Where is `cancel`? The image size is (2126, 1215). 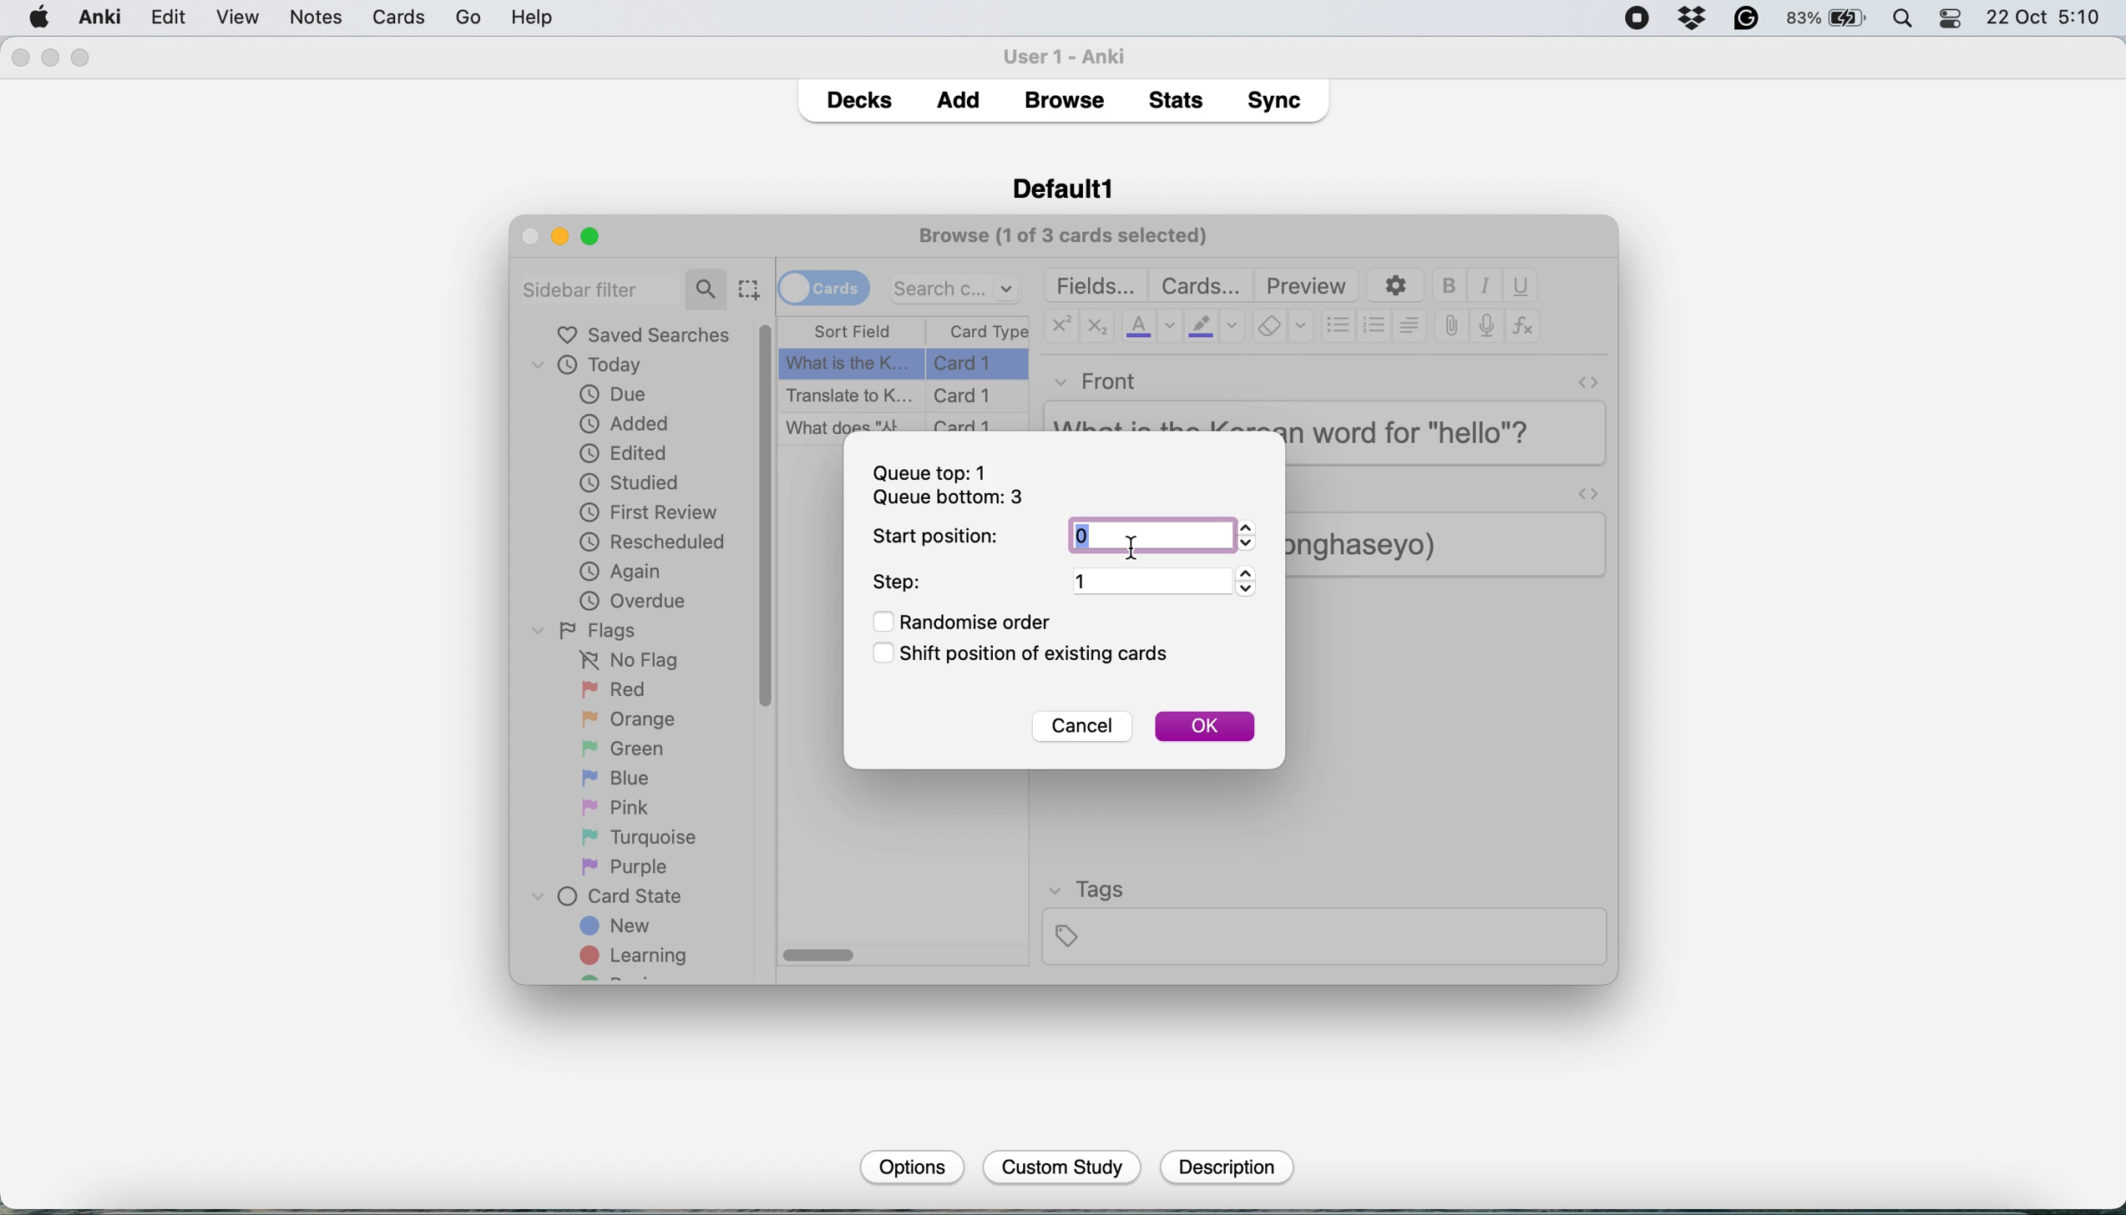
cancel is located at coordinates (1080, 728).